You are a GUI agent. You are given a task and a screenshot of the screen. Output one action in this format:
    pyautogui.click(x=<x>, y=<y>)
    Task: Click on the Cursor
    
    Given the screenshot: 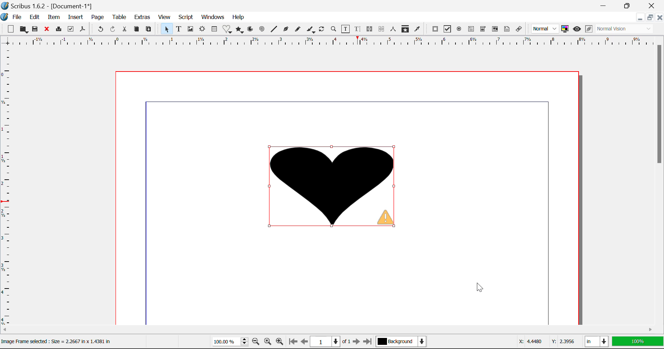 What is the action you would take?
    pyautogui.click(x=481, y=288)
    